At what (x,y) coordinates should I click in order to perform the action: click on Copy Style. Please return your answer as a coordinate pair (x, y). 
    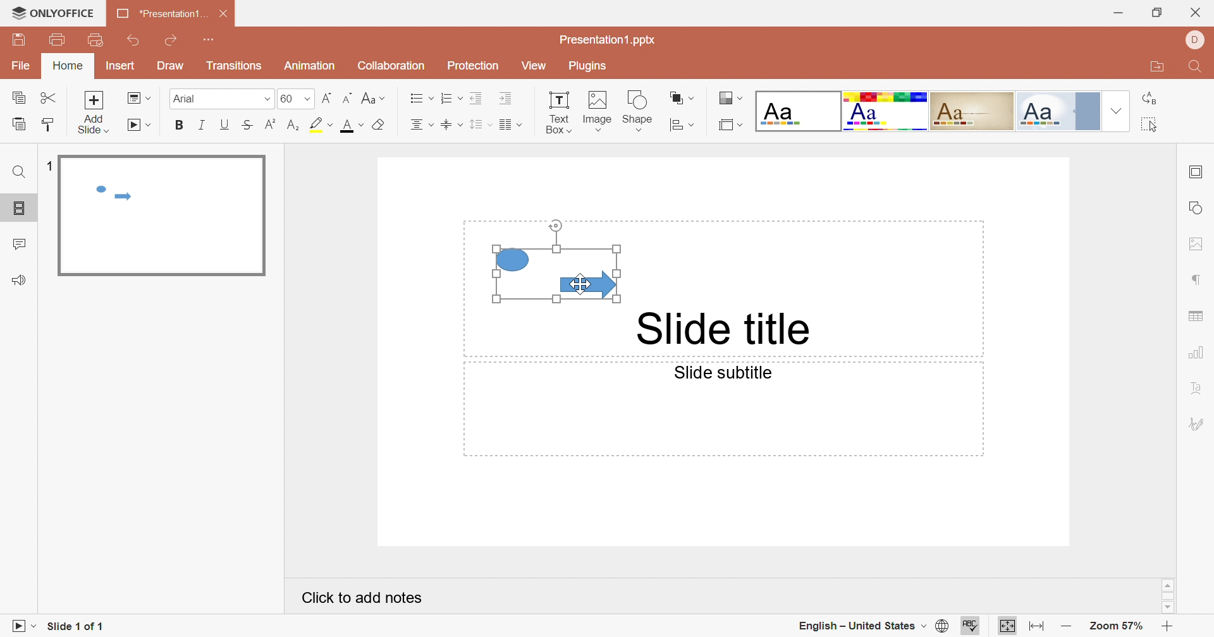
    Looking at the image, I should click on (47, 127).